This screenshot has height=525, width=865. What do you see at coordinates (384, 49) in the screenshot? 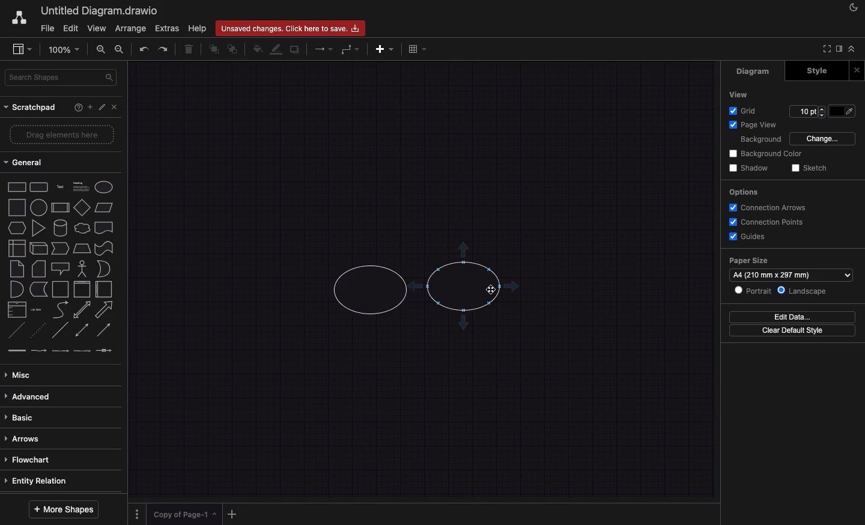
I see `insert` at bounding box center [384, 49].